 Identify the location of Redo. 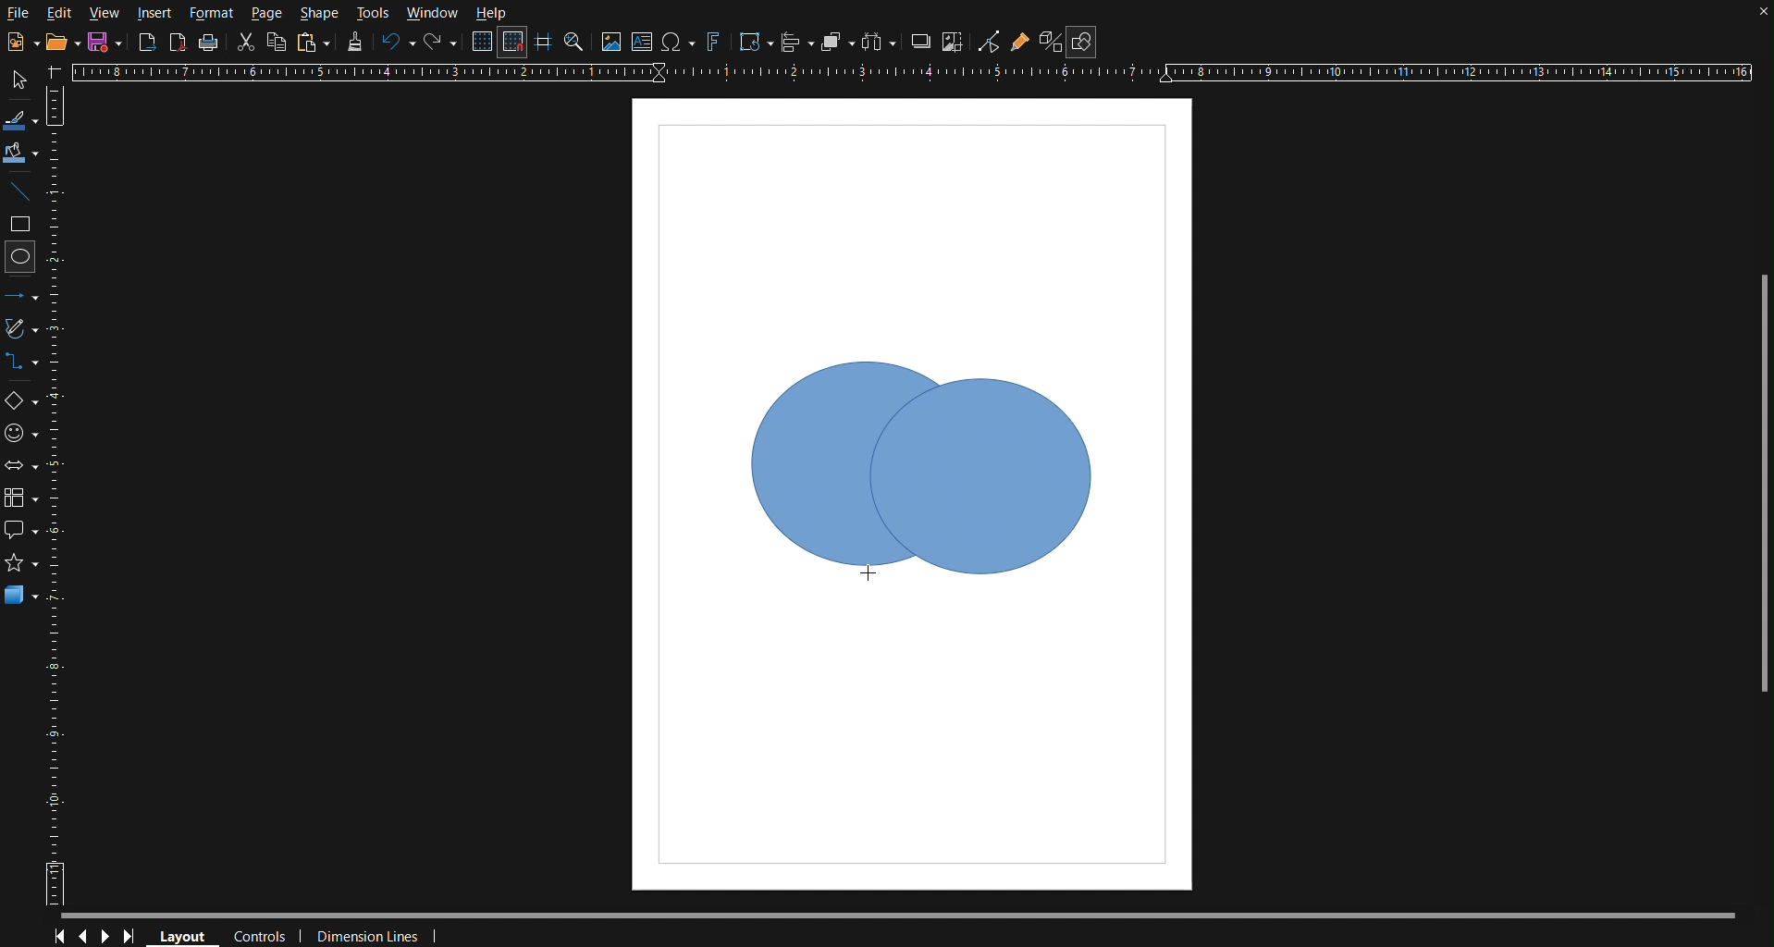
(437, 43).